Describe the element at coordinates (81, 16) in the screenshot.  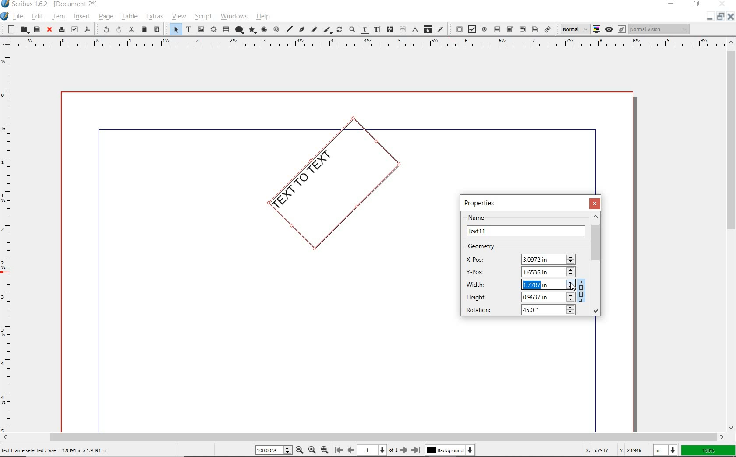
I see `insert` at that location.